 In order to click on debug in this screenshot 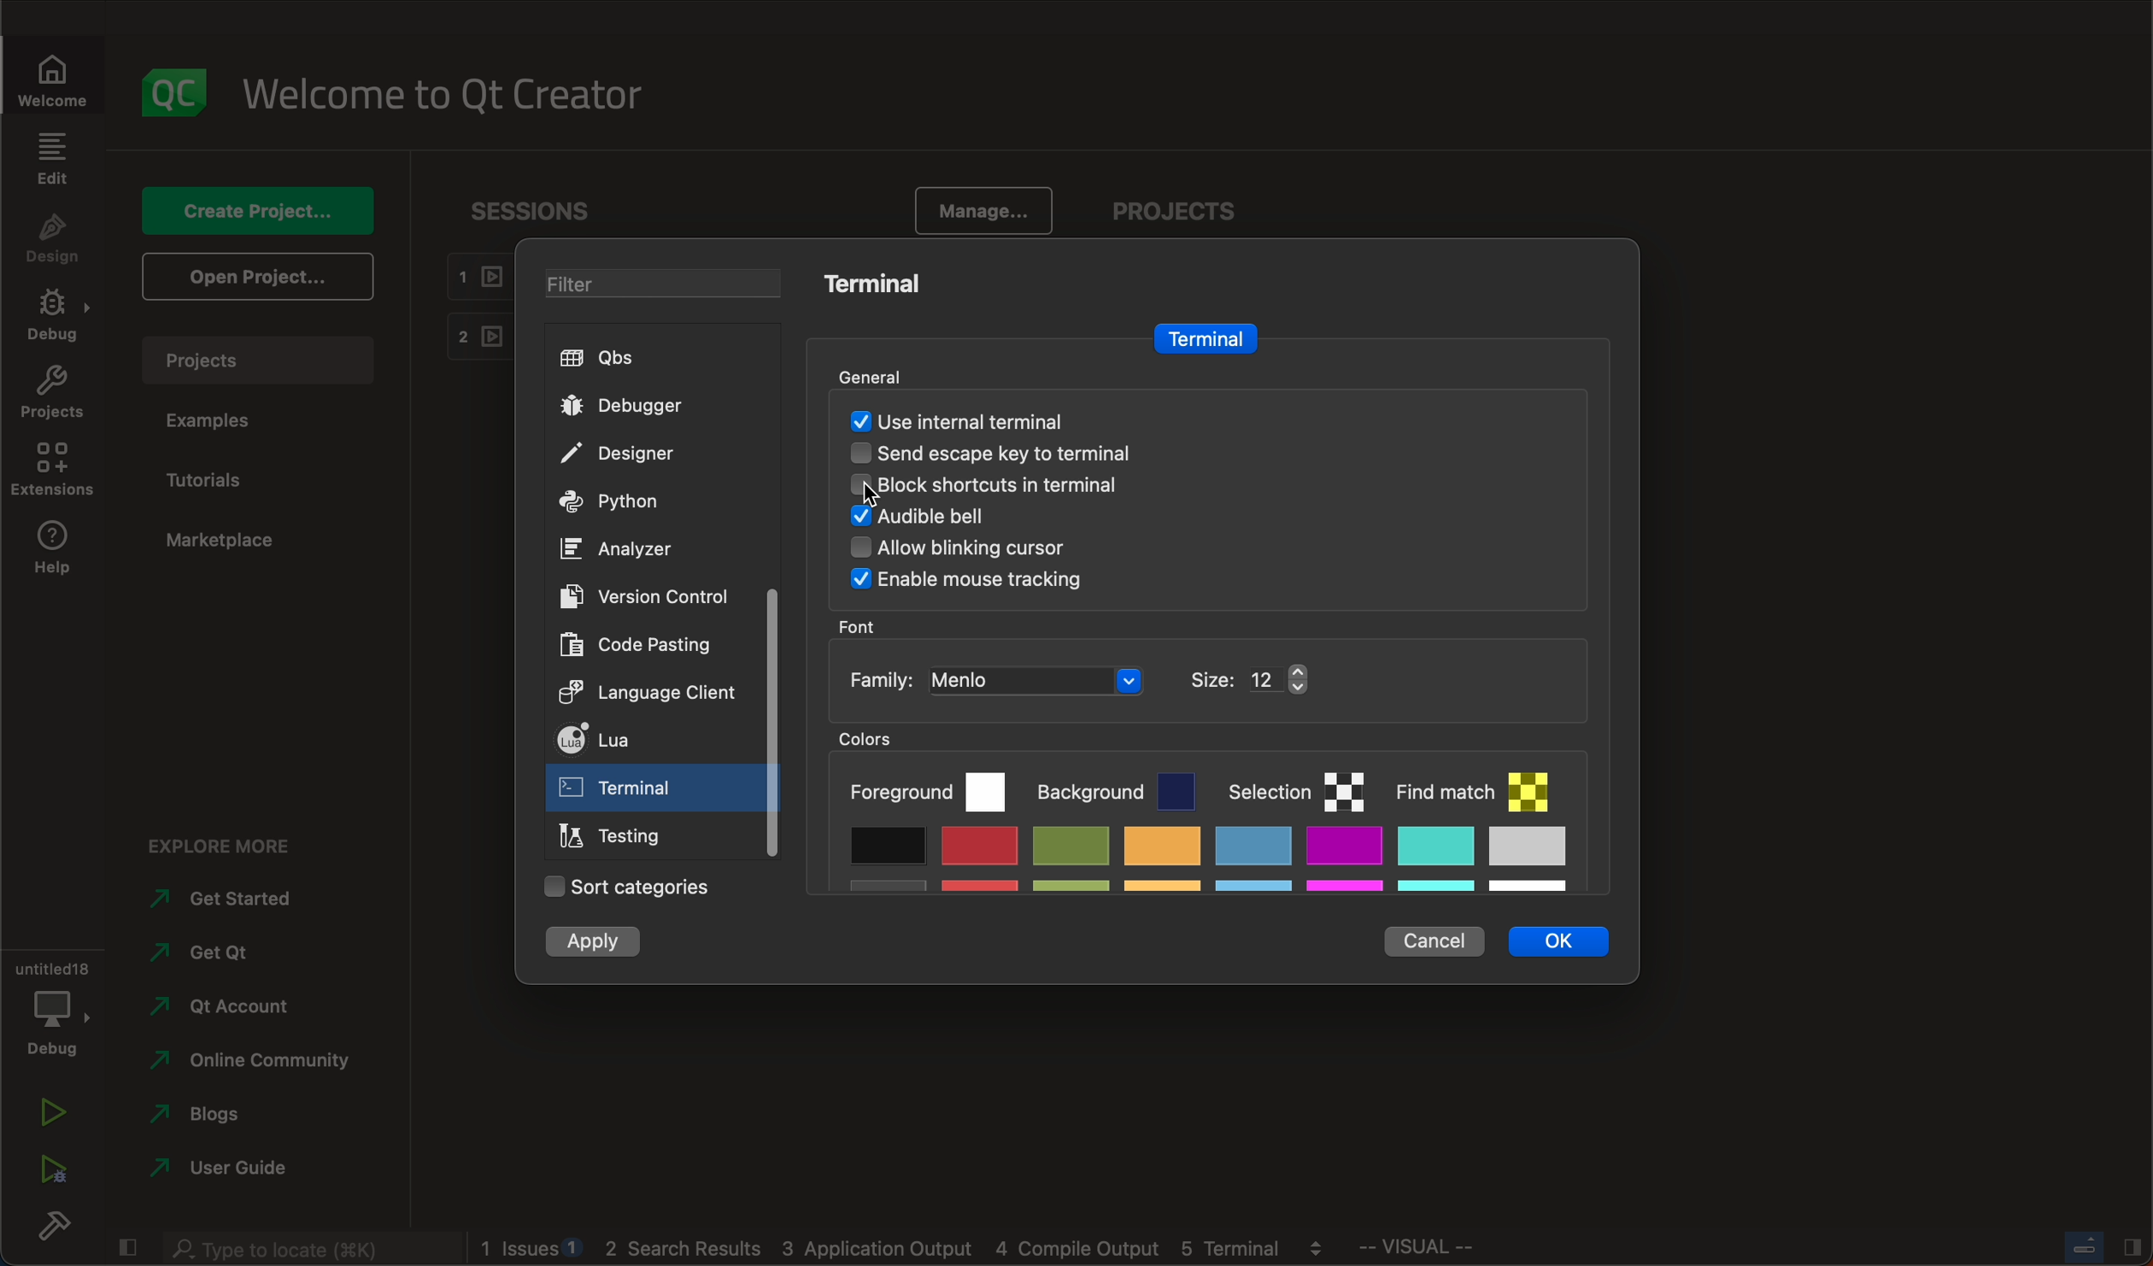, I will do `click(51, 318)`.